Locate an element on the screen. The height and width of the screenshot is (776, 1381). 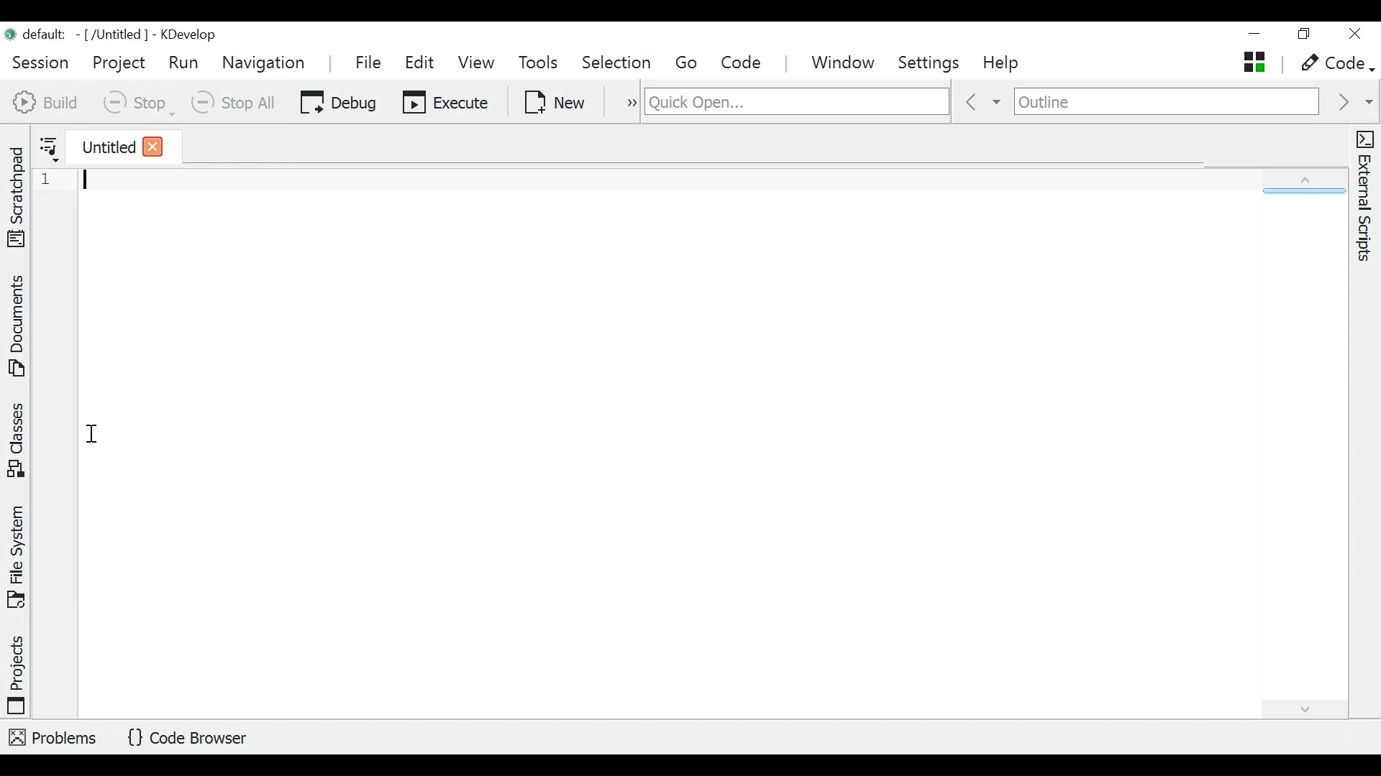
Debug is located at coordinates (339, 103).